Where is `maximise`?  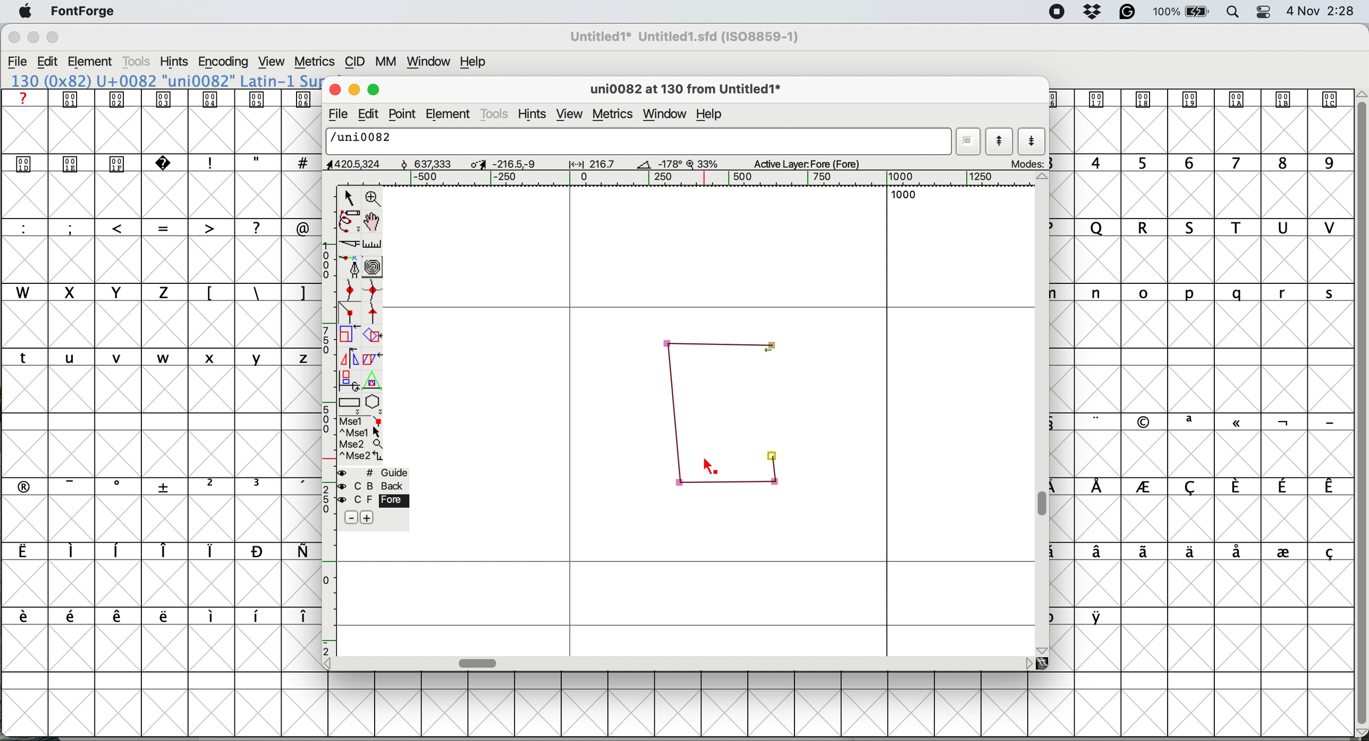 maximise is located at coordinates (54, 37).